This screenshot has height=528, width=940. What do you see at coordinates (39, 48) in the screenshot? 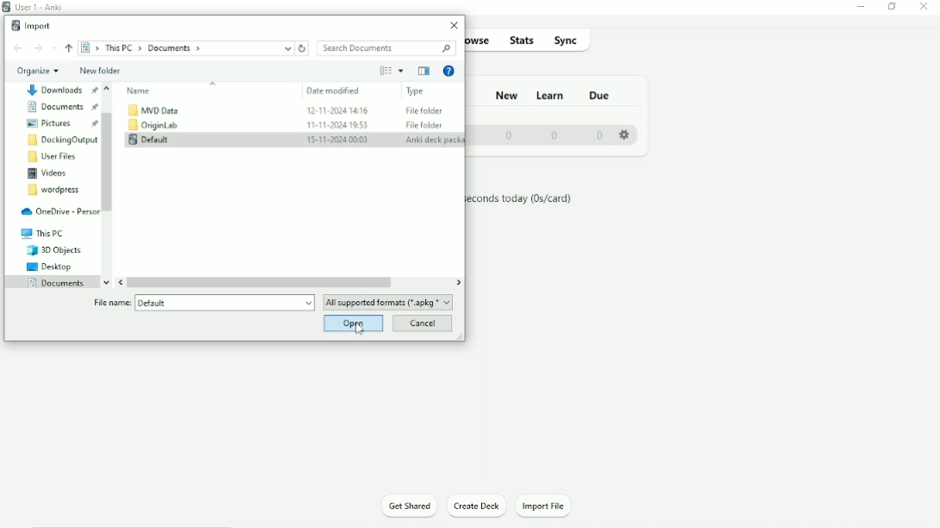
I see `Forward` at bounding box center [39, 48].